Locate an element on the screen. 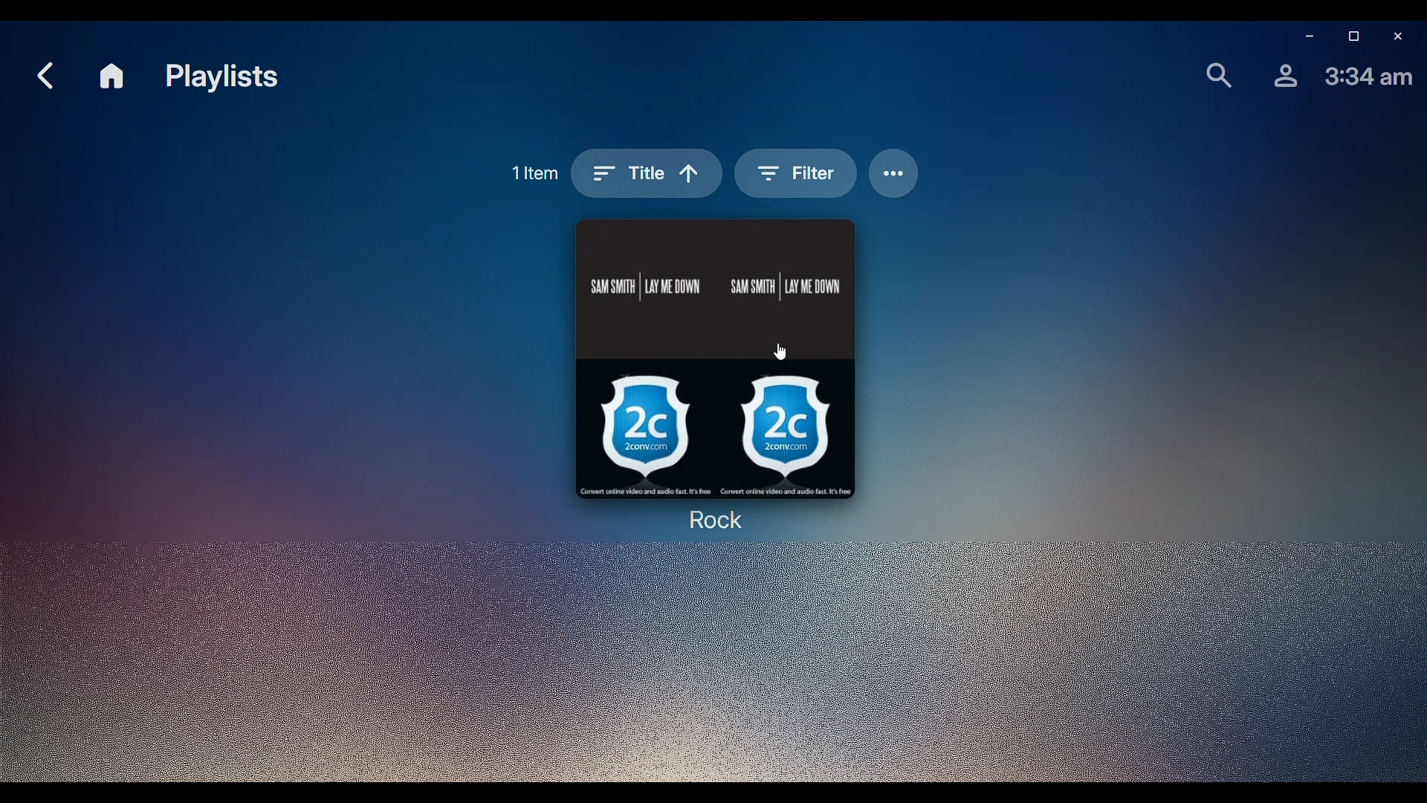 The width and height of the screenshot is (1427, 803). cursor is located at coordinates (786, 351).